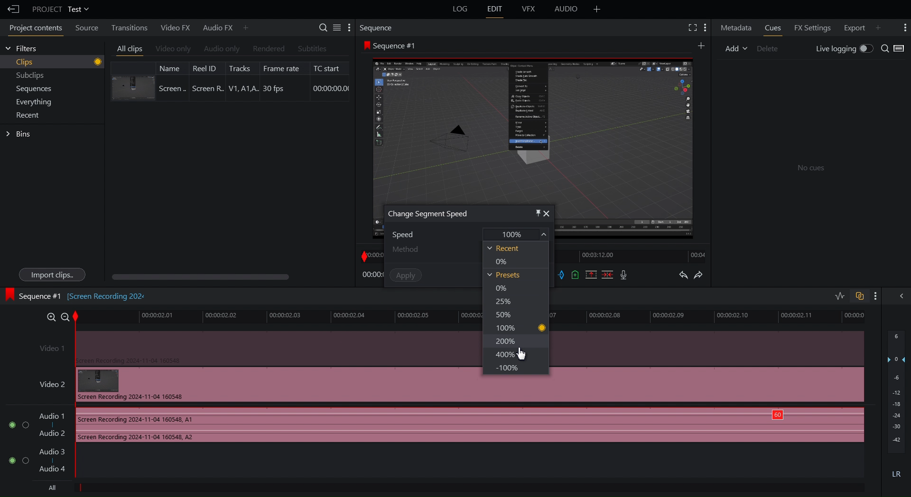  What do you see at coordinates (774, 28) in the screenshot?
I see `Cues` at bounding box center [774, 28].